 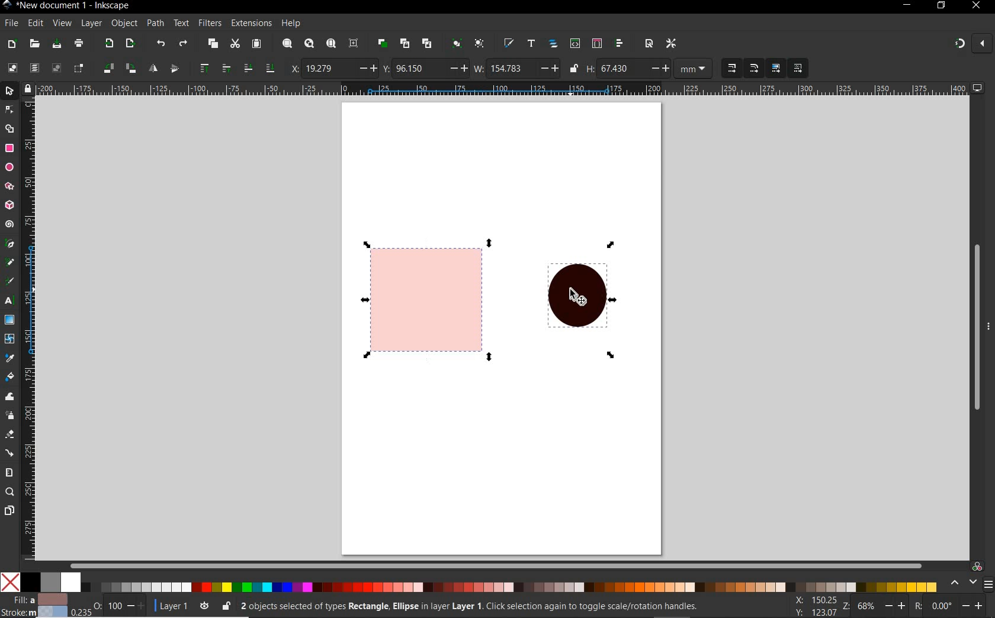 What do you see at coordinates (575, 298) in the screenshot?
I see `cursor` at bounding box center [575, 298].